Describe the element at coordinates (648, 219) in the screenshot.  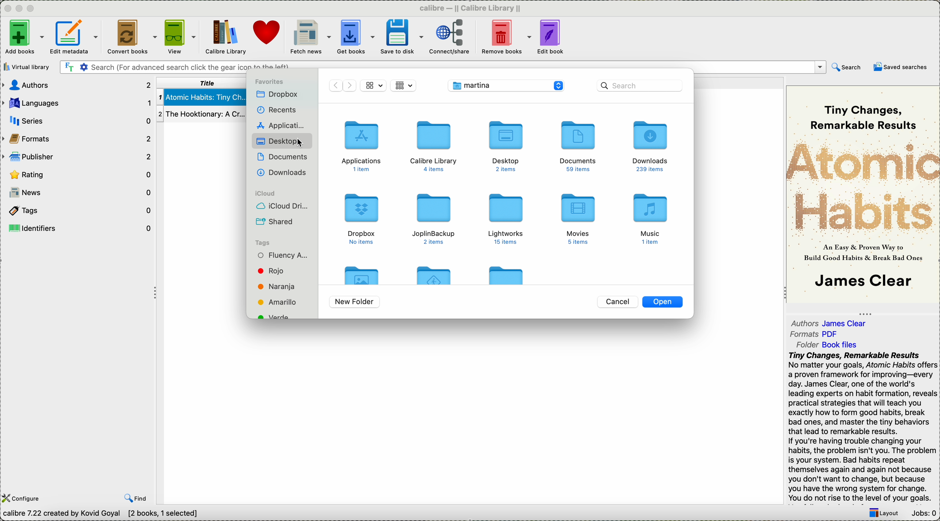
I see `music` at that location.